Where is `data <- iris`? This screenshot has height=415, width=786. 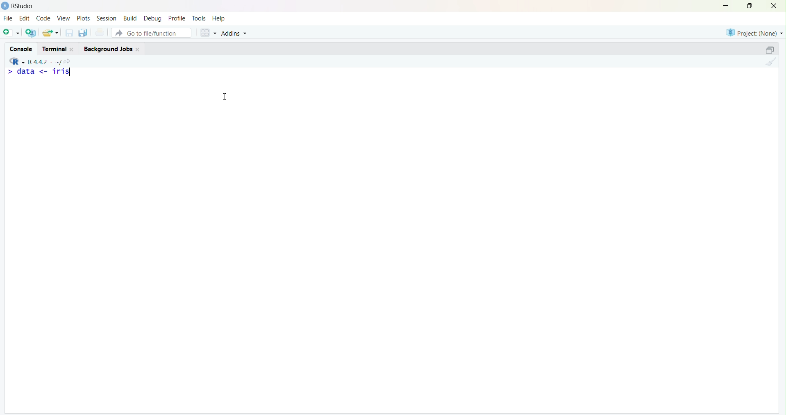
data <- iris is located at coordinates (45, 73).